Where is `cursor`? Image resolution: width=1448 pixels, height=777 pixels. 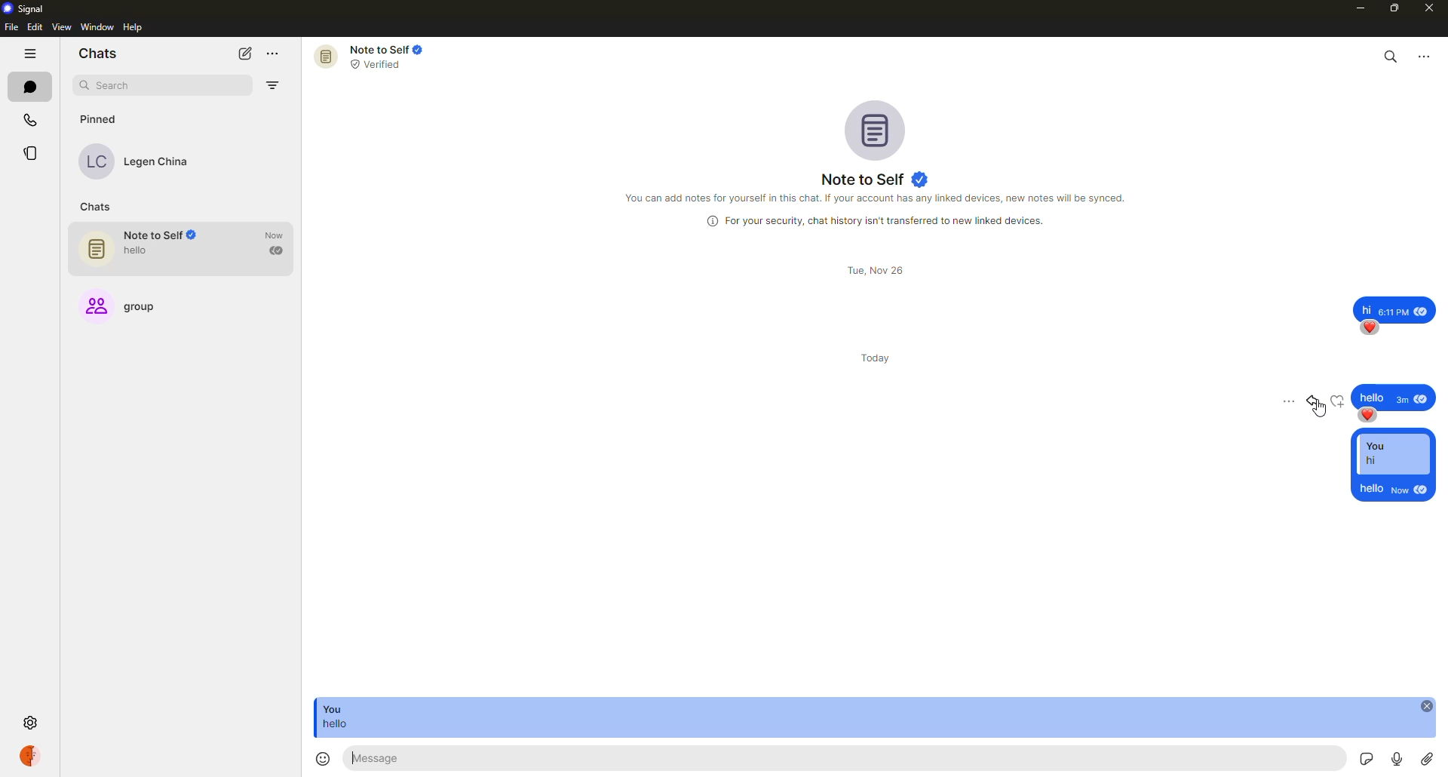 cursor is located at coordinates (1320, 417).